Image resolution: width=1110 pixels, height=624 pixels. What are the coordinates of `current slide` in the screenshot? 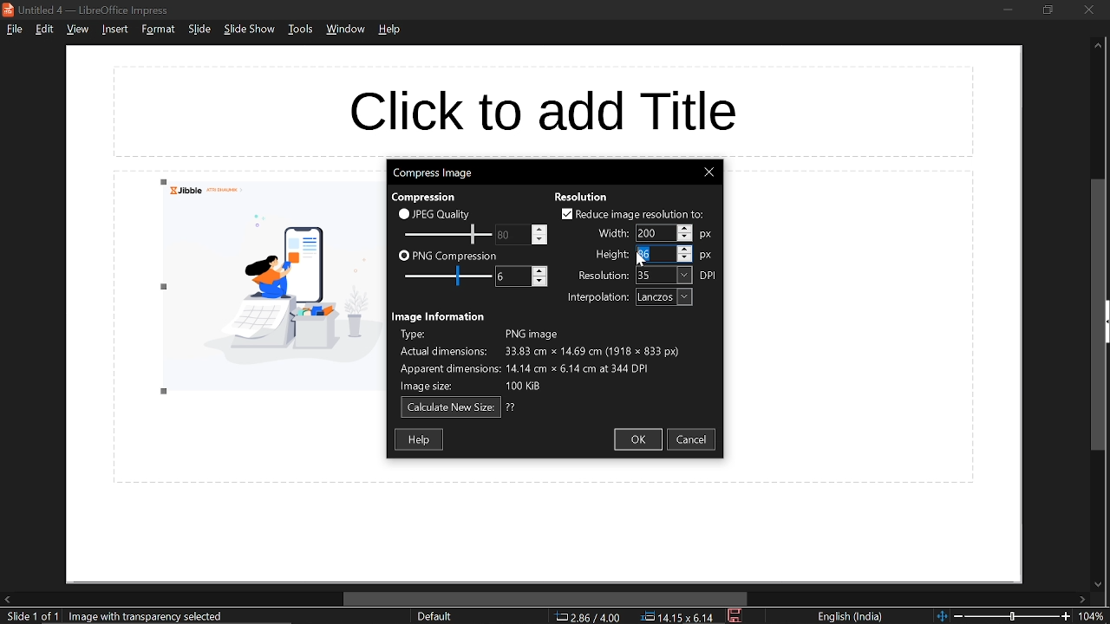 It's located at (29, 617).